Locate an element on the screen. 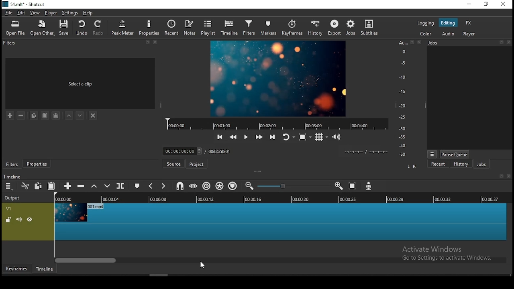 This screenshot has width=514, height=289. player is located at coordinates (51, 13).